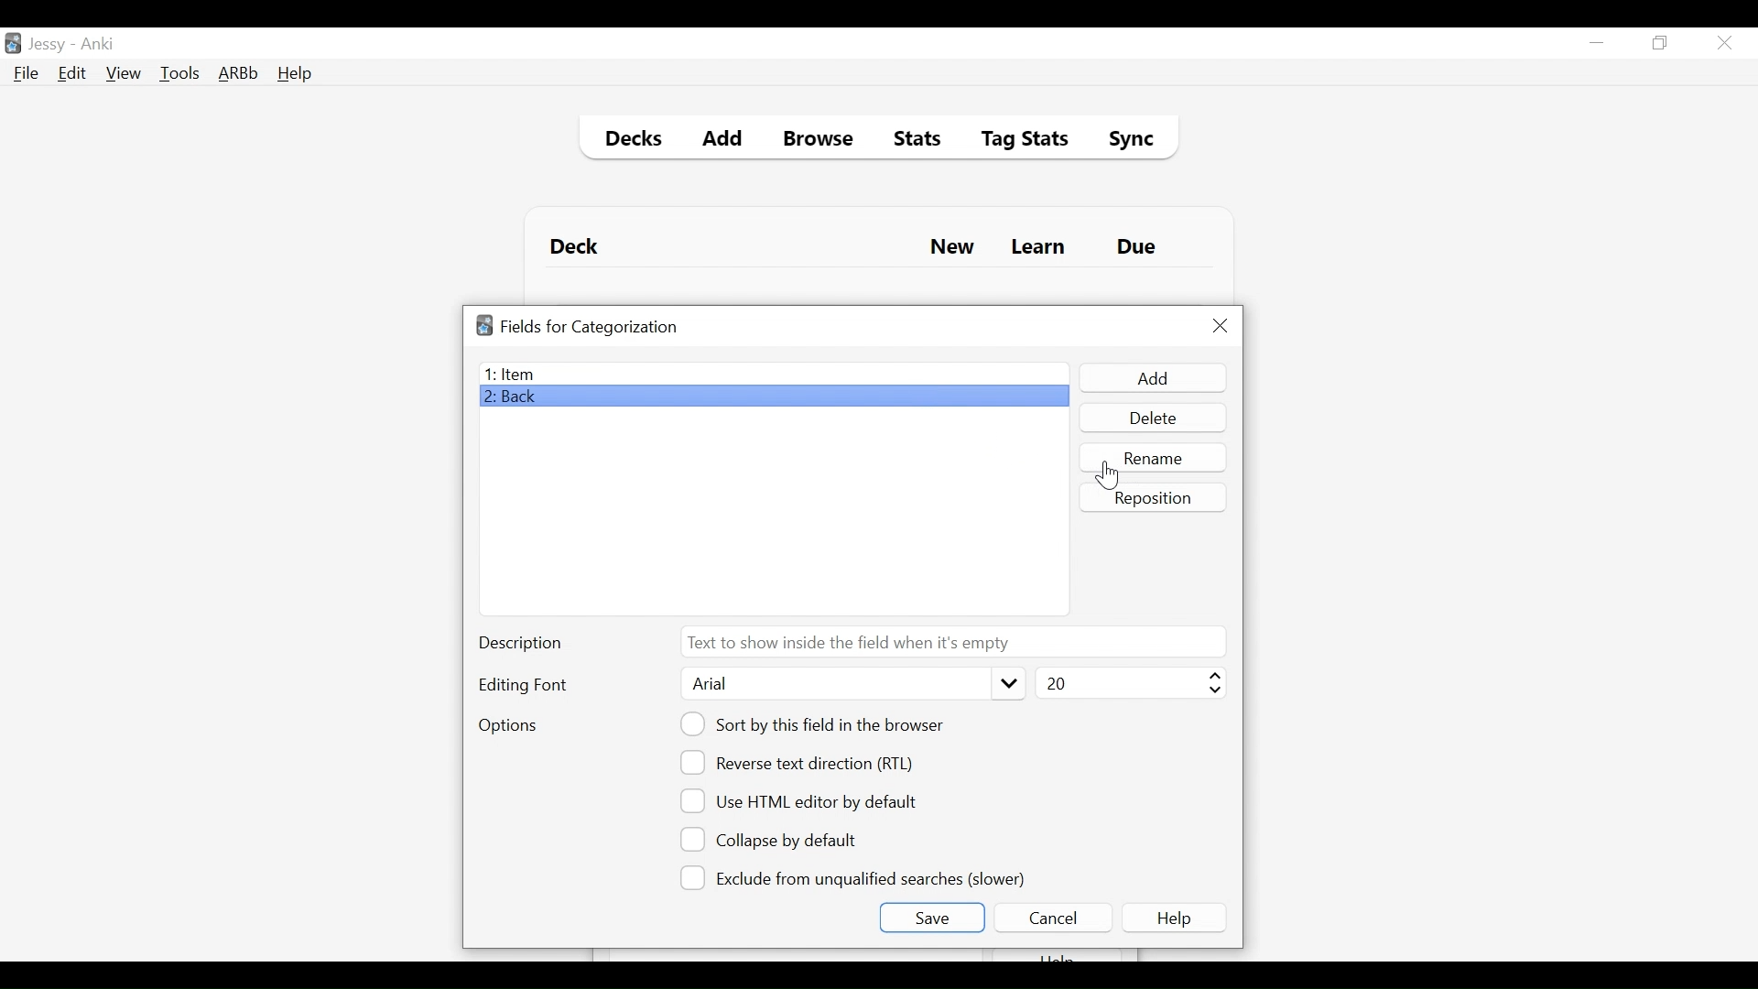 Image resolution: width=1758 pixels, height=989 pixels. Describe the element at coordinates (515, 398) in the screenshot. I see `Back` at that location.